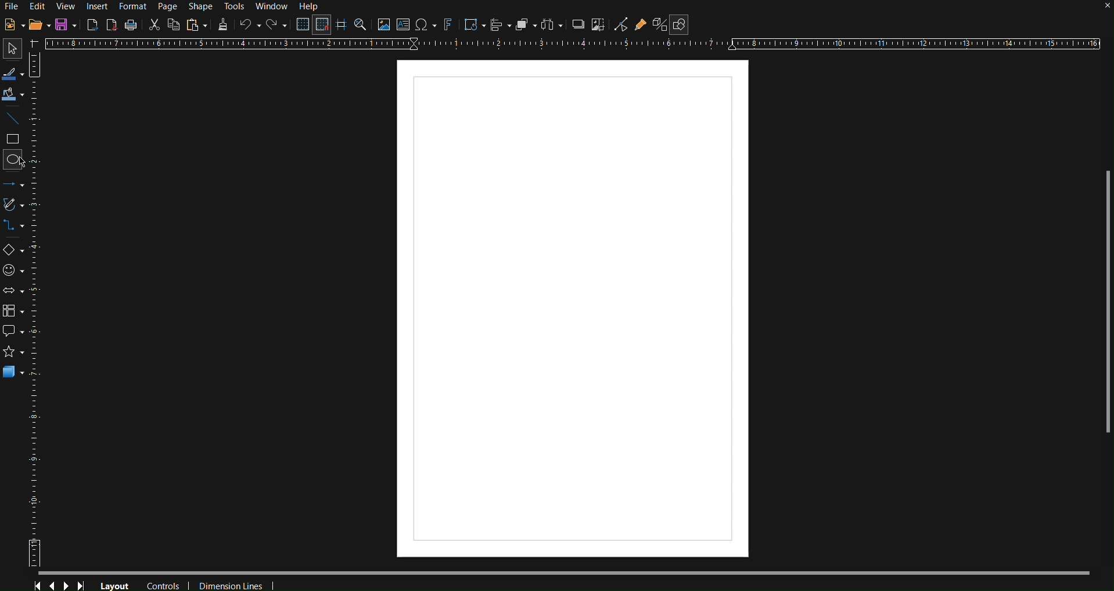 The image size is (1114, 591). Describe the element at coordinates (38, 6) in the screenshot. I see `Edit` at that location.